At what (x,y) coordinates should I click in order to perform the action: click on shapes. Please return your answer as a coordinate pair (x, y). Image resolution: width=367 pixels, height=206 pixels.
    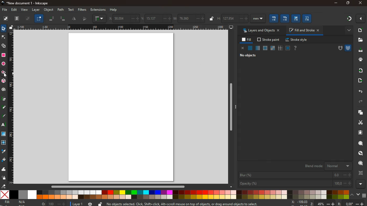
    Looking at the image, I should click on (4, 46).